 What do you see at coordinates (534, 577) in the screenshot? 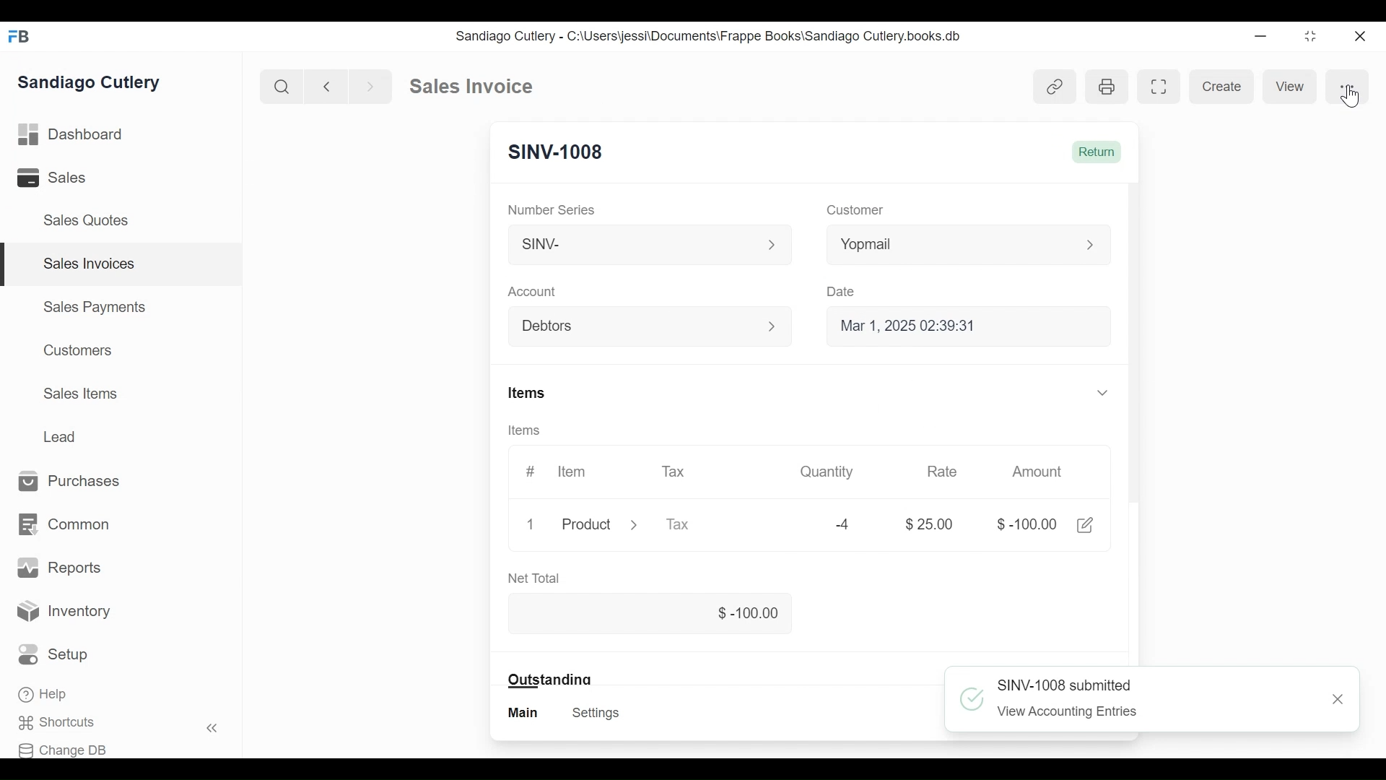
I see `Net Total` at bounding box center [534, 577].